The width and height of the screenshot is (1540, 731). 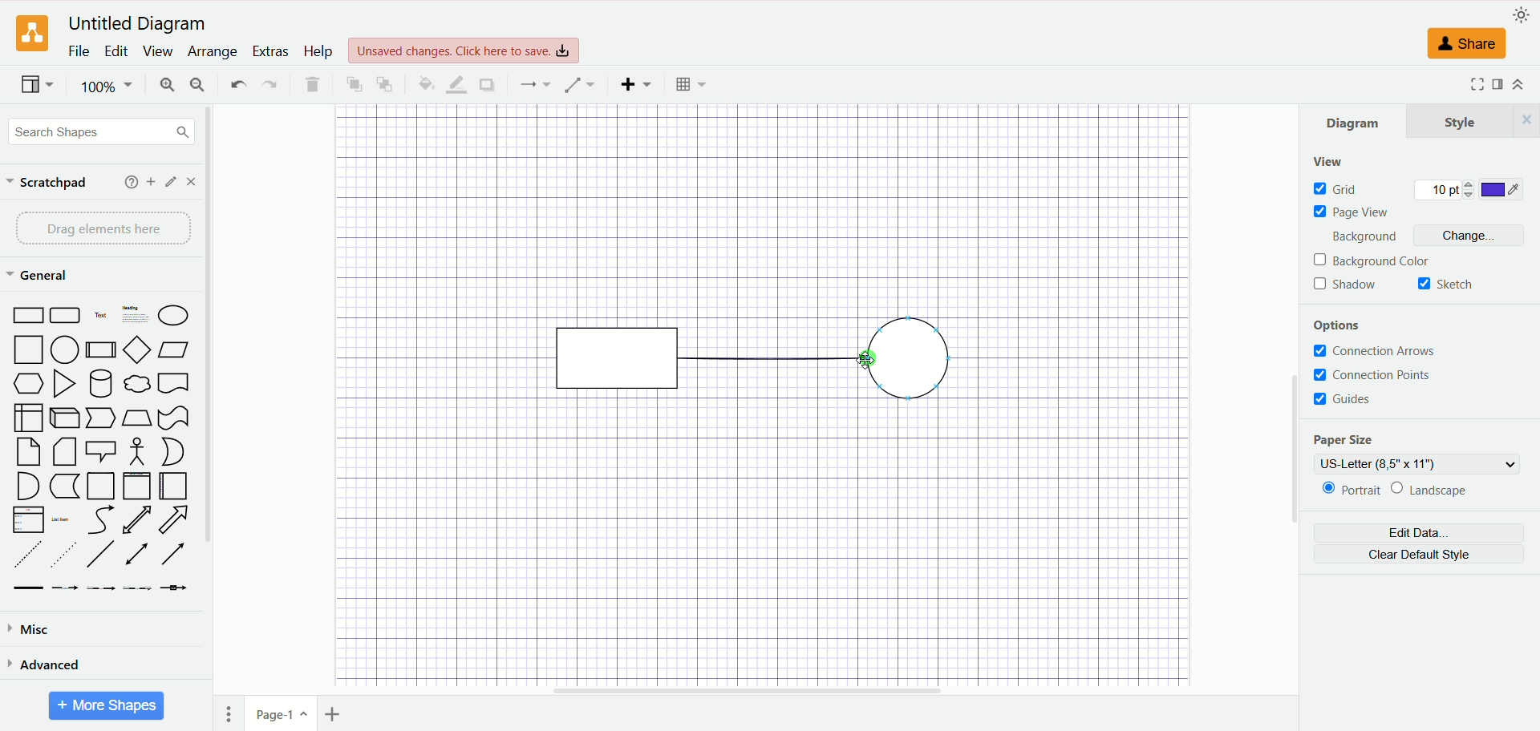 What do you see at coordinates (1352, 212) in the screenshot?
I see `page view` at bounding box center [1352, 212].